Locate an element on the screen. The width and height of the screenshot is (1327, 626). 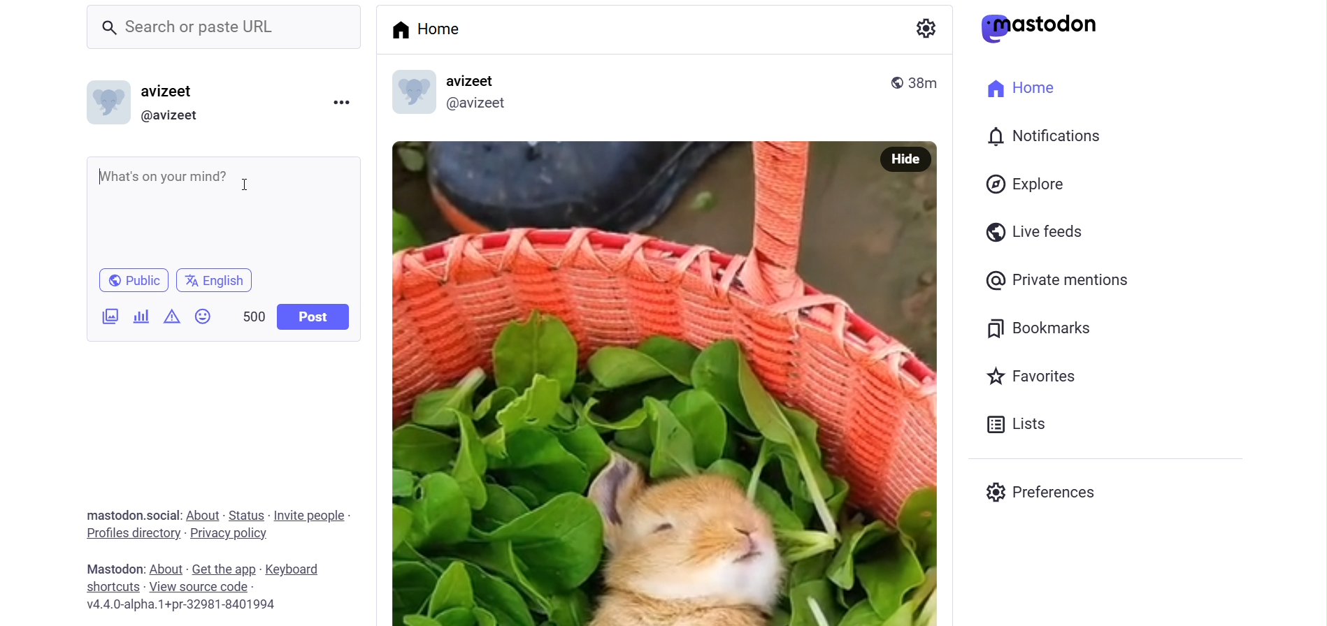
public post is located at coordinates (896, 83).